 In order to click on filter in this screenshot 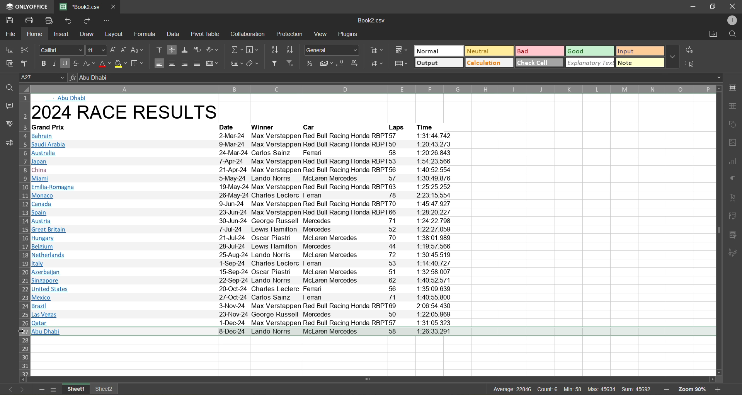, I will do `click(277, 64)`.